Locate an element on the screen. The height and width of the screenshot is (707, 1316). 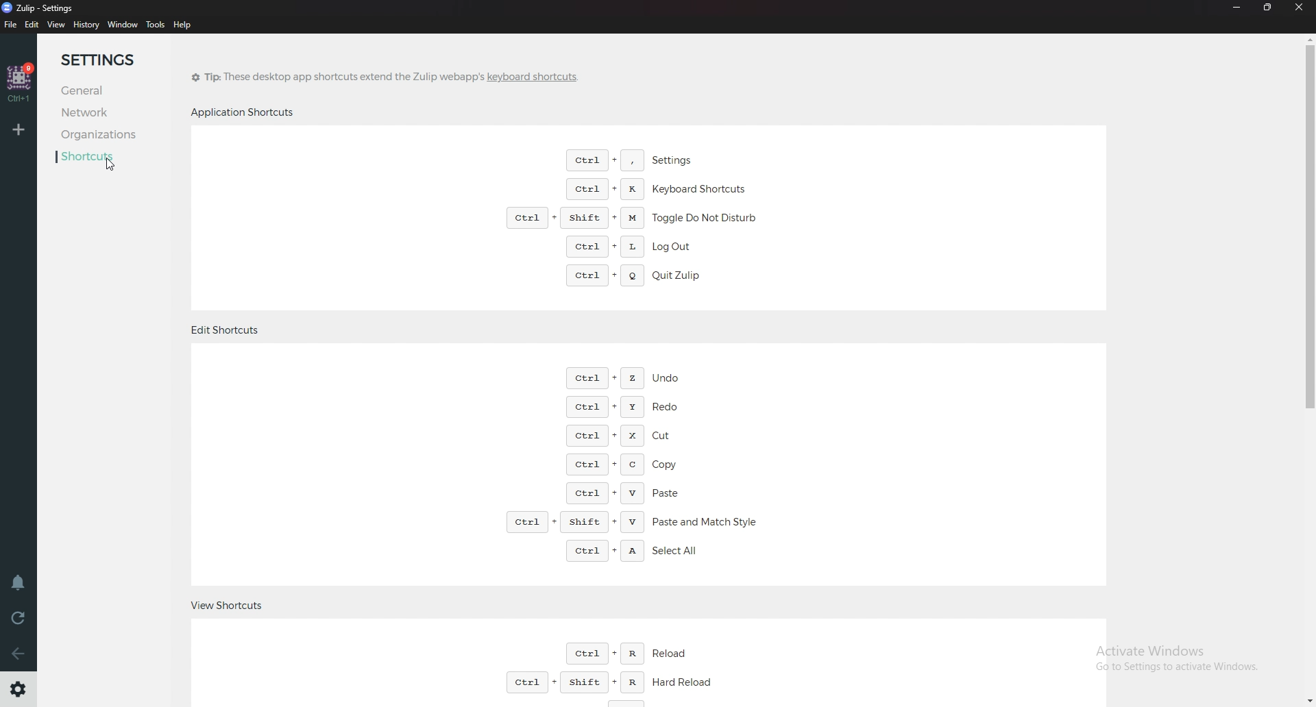
quit zulip is located at coordinates (632, 276).